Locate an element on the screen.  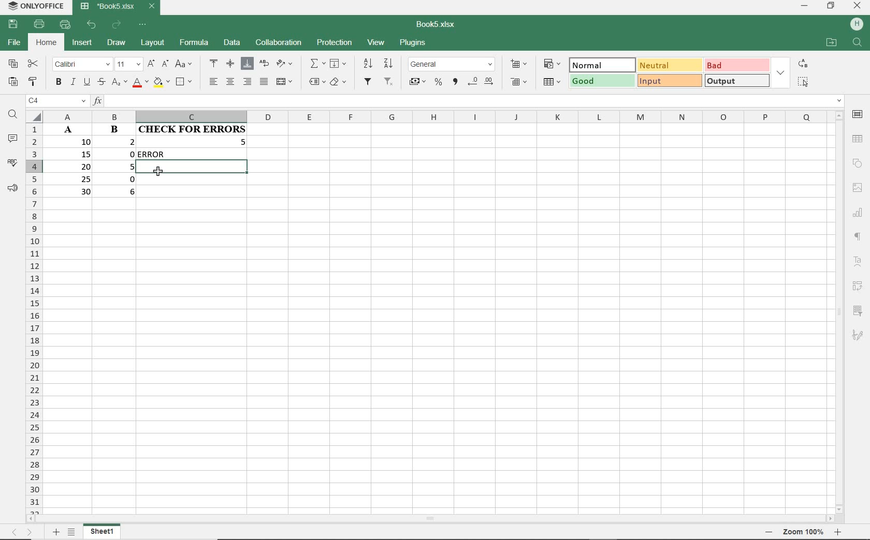
FILTER is located at coordinates (369, 83).